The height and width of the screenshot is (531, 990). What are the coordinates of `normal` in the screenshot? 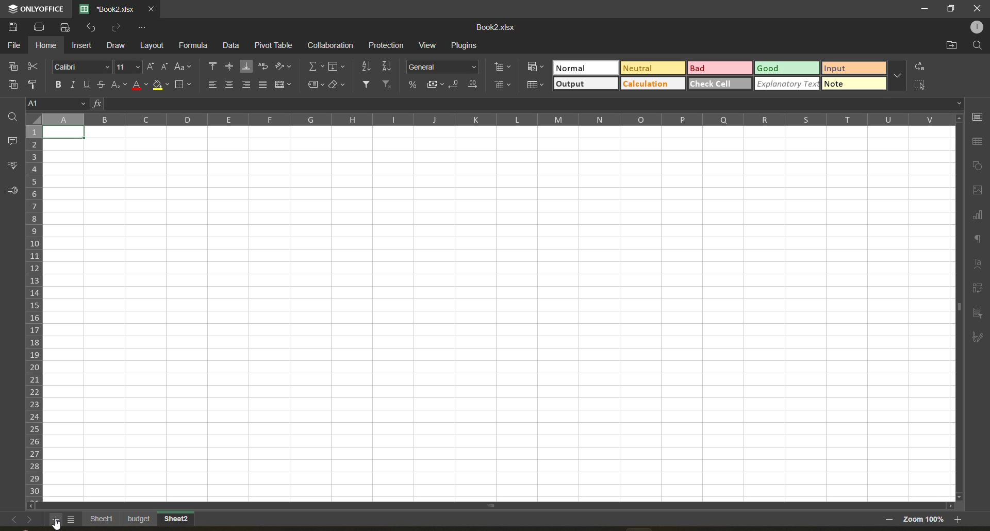 It's located at (585, 69).